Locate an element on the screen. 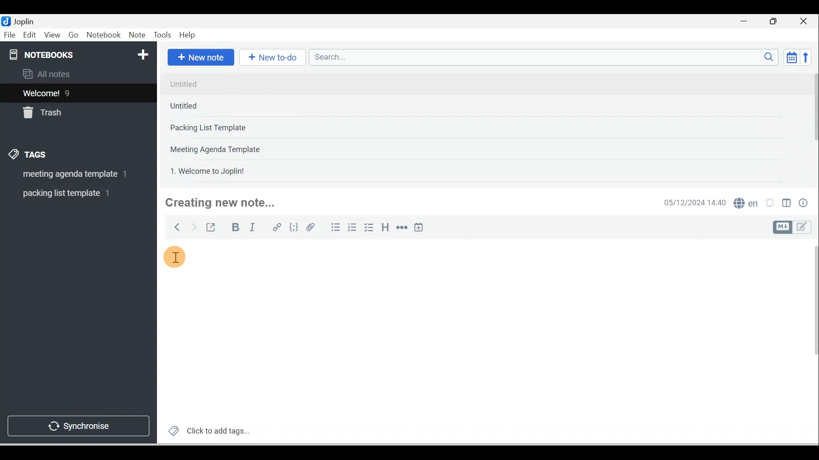 This screenshot has width=819, height=460. Tag 2 is located at coordinates (72, 193).